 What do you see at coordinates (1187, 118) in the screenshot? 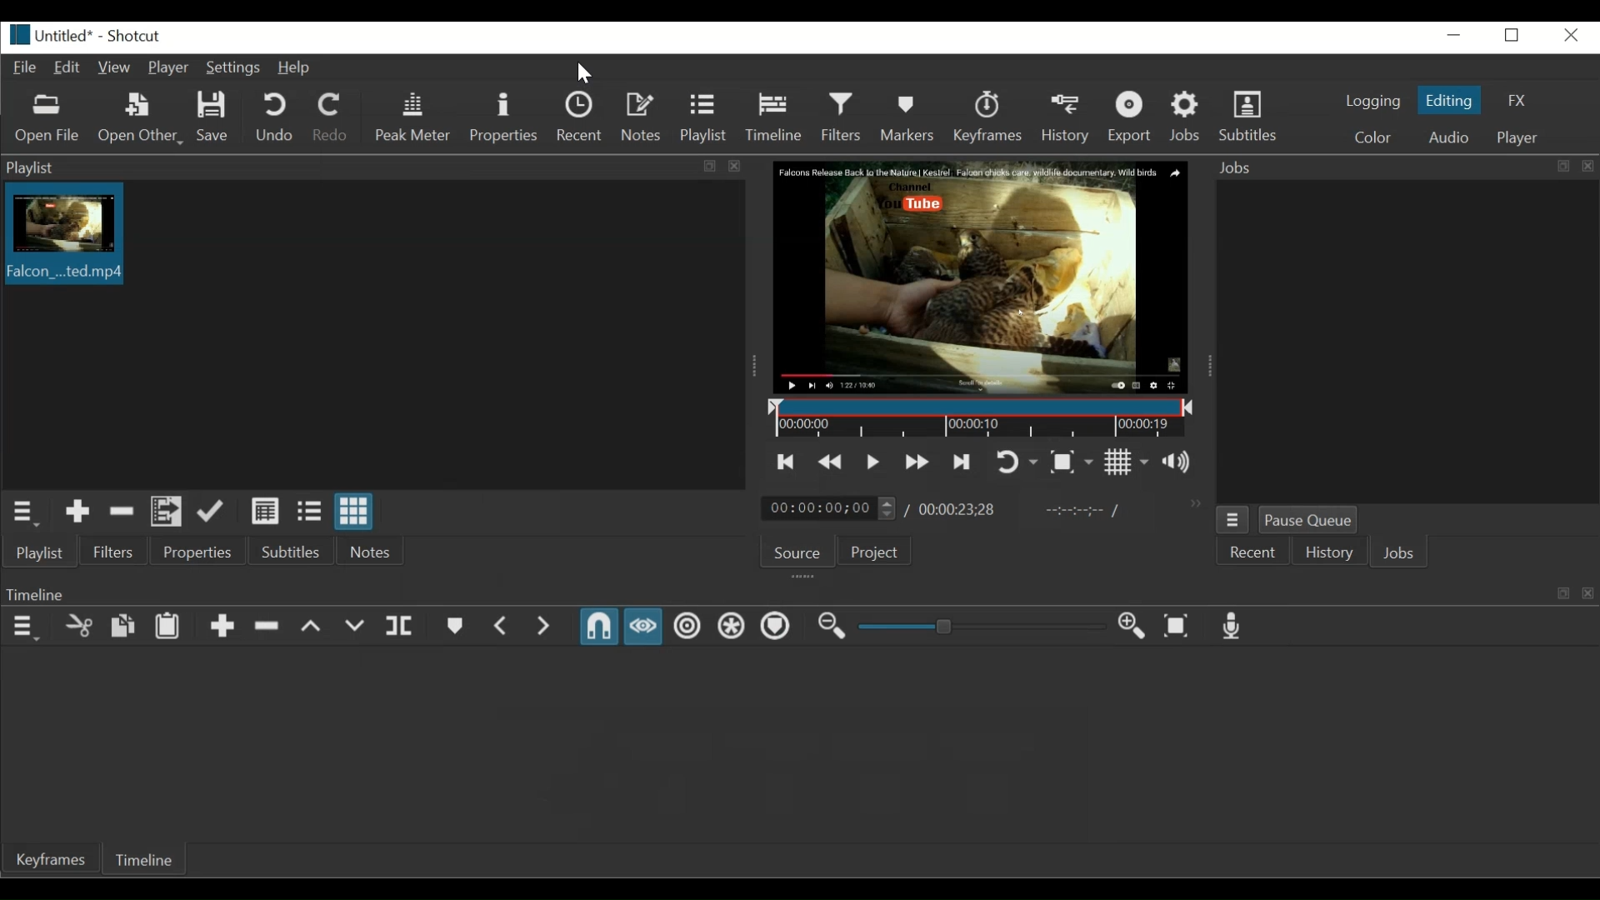
I see `Jobs` at bounding box center [1187, 118].